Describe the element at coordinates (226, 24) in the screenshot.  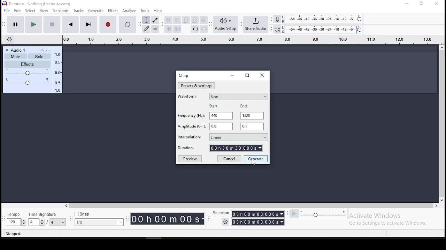
I see `audio setup` at that location.